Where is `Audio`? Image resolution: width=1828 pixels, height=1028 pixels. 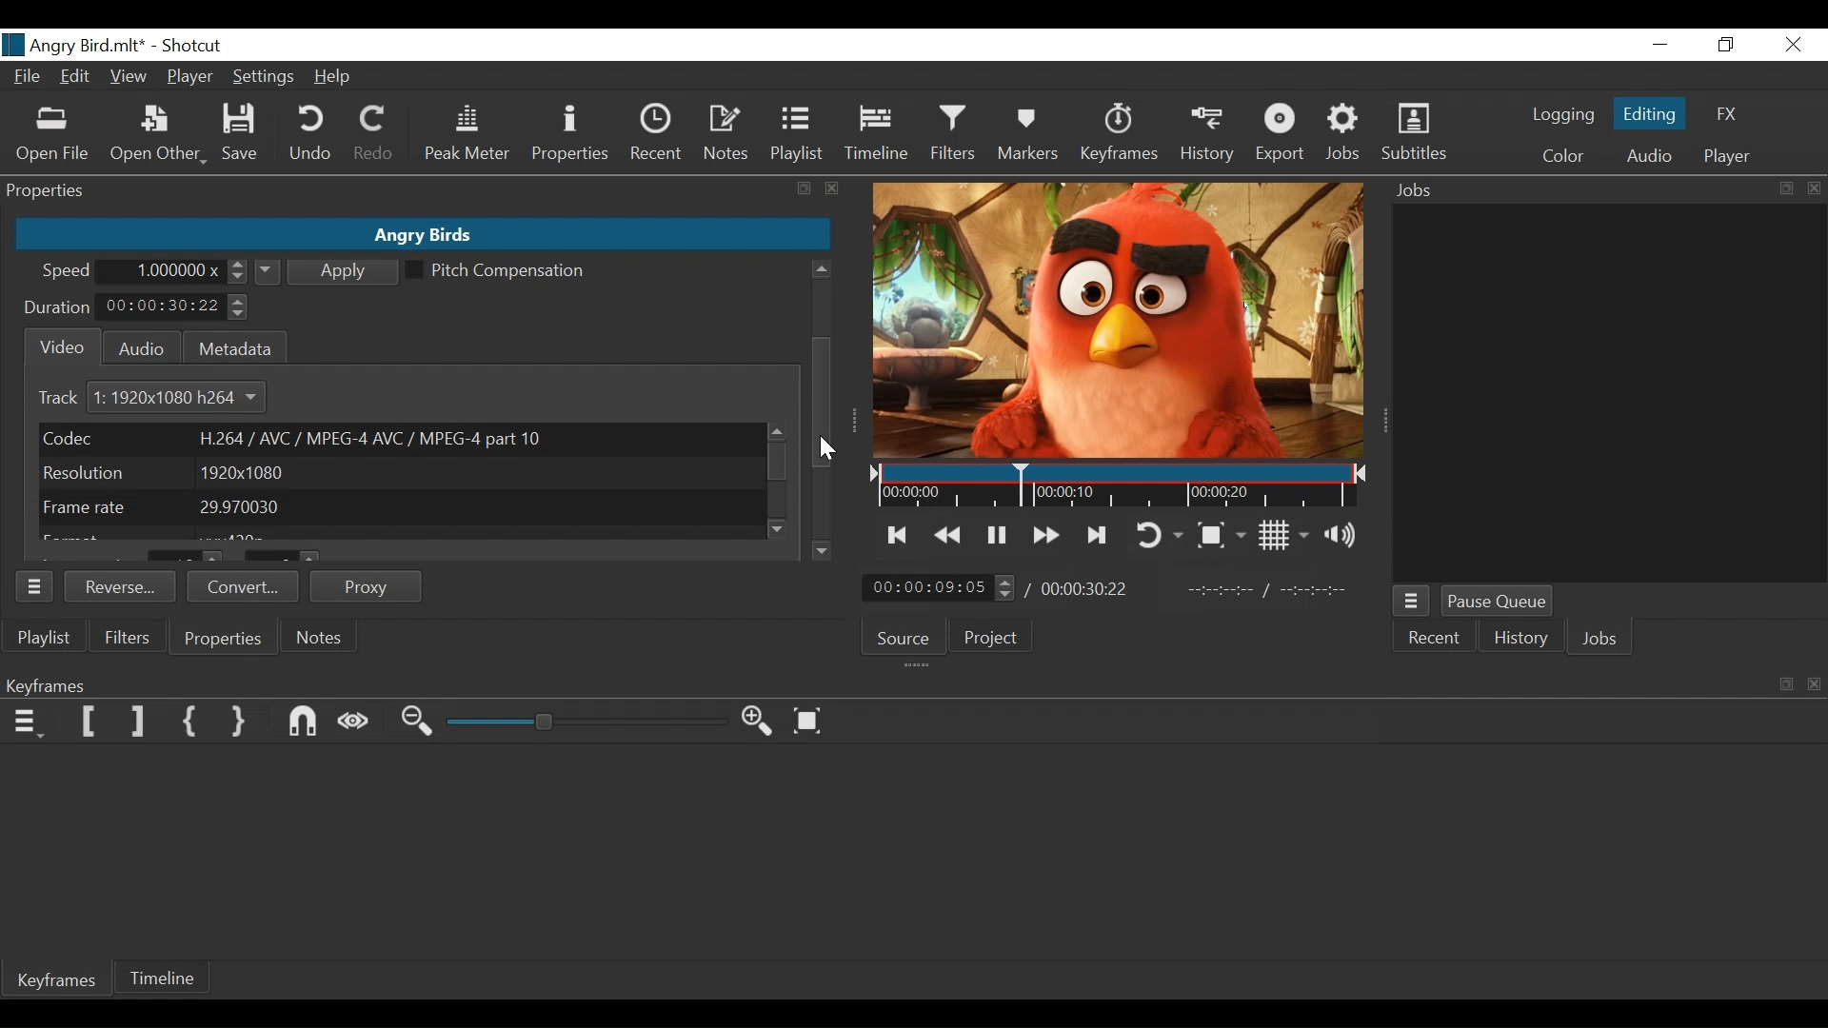 Audio is located at coordinates (1646, 156).